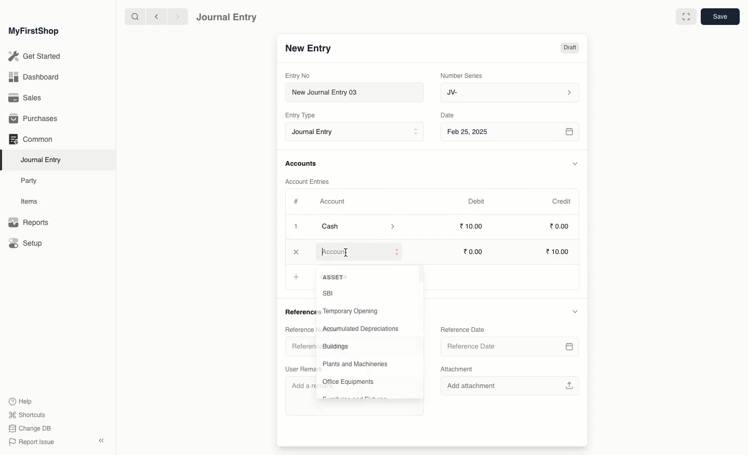 This screenshot has height=455, width=748. What do you see at coordinates (462, 75) in the screenshot?
I see `‘Number Series` at bounding box center [462, 75].